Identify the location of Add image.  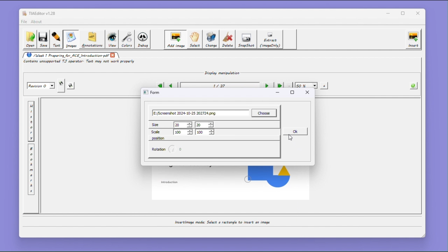
(175, 40).